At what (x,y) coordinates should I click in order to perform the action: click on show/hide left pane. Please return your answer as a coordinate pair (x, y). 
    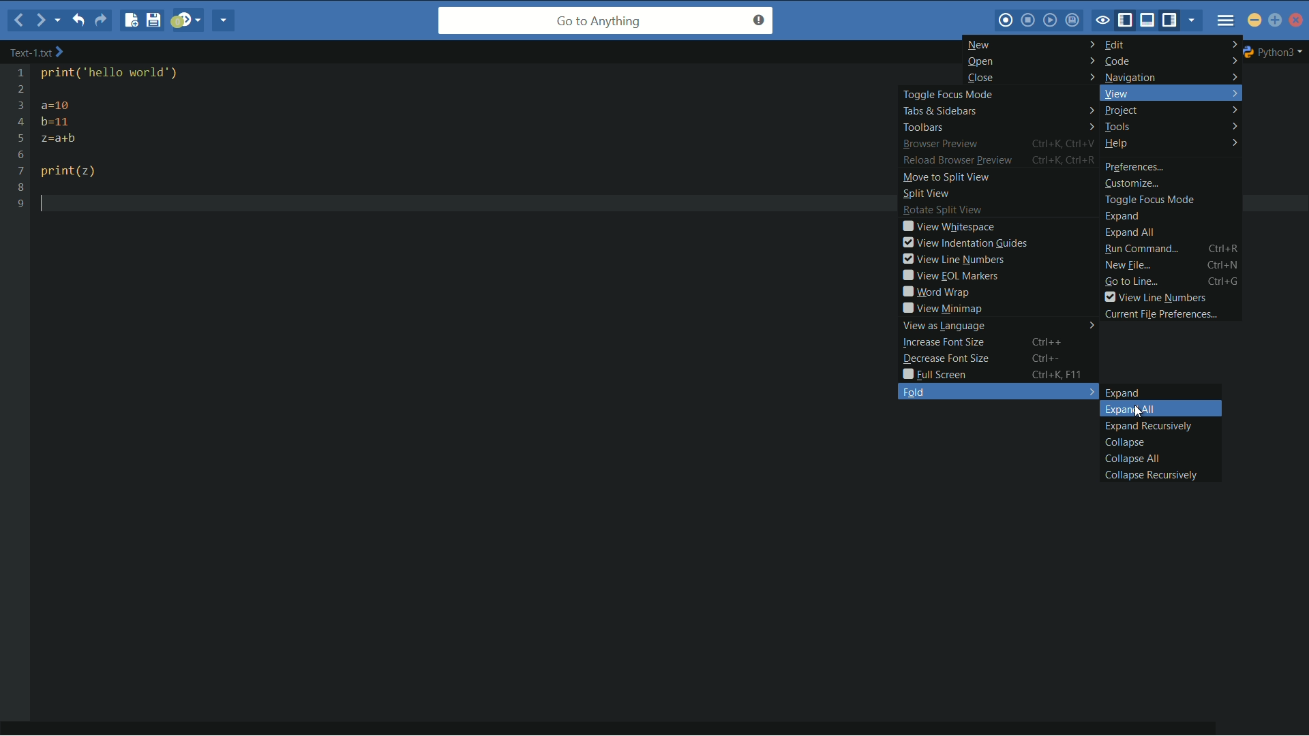
    Looking at the image, I should click on (1127, 20).